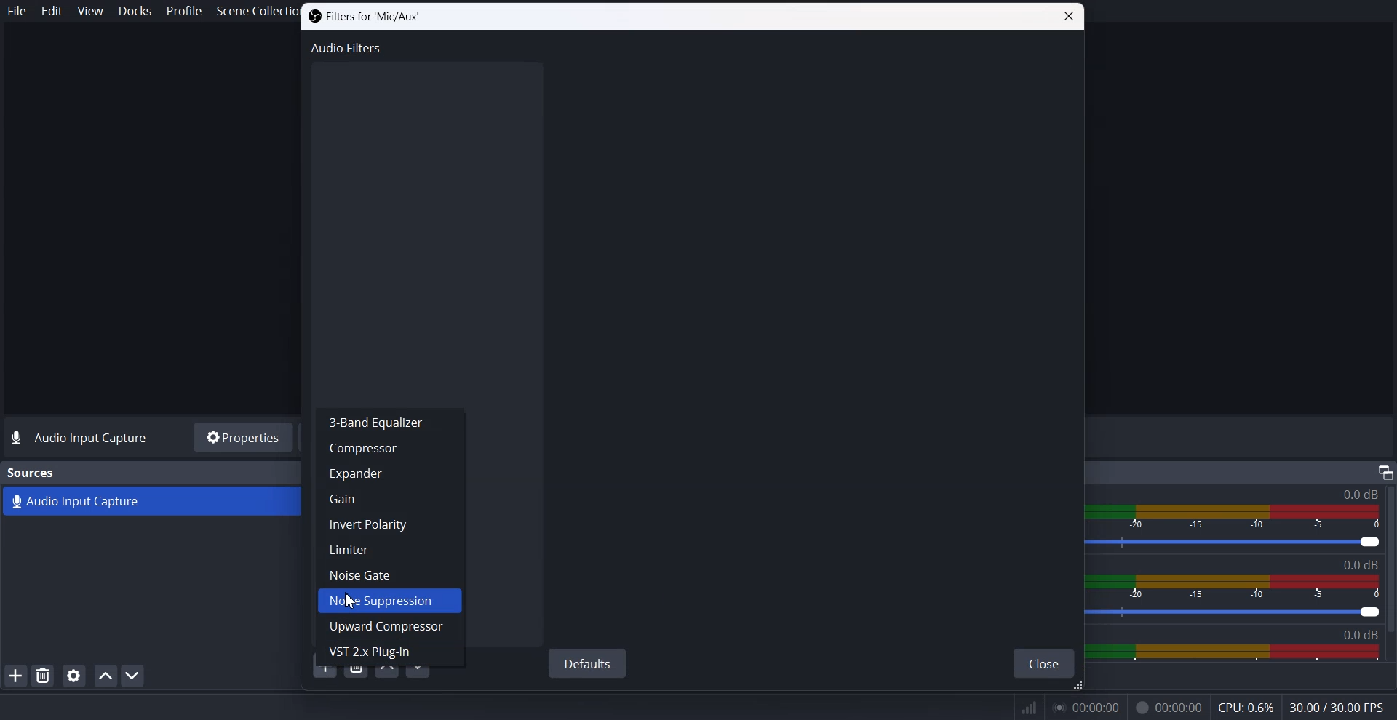 Image resolution: width=1397 pixels, height=720 pixels. I want to click on Noise Gate, so click(389, 574).